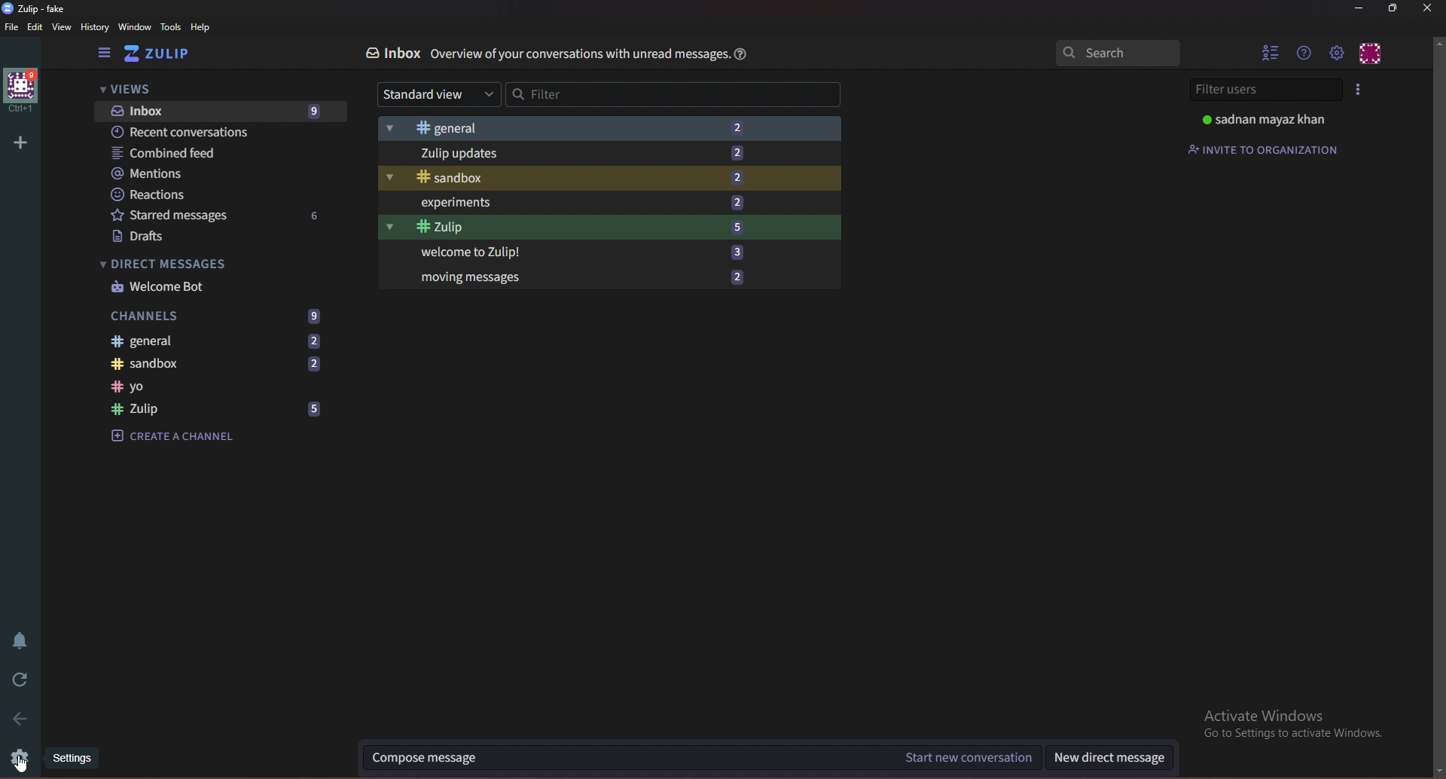 The width and height of the screenshot is (1446, 779). What do you see at coordinates (135, 28) in the screenshot?
I see `Window` at bounding box center [135, 28].